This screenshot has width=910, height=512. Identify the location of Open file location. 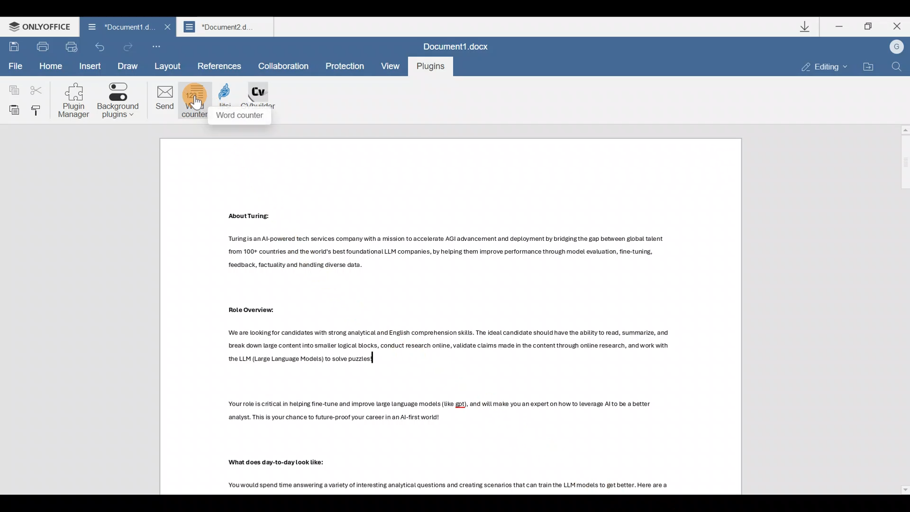
(870, 65).